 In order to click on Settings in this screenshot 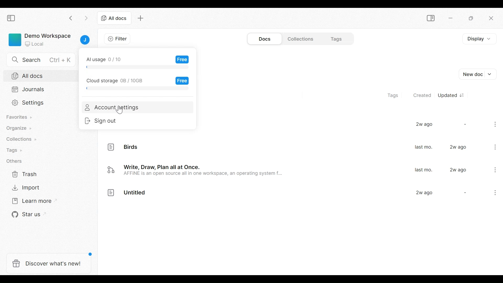, I will do `click(41, 104)`.